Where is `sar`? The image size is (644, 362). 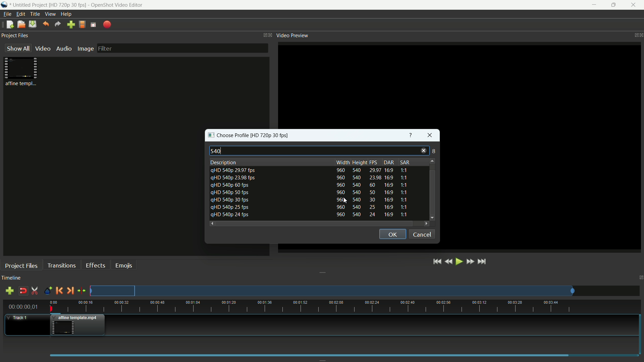
sar is located at coordinates (405, 162).